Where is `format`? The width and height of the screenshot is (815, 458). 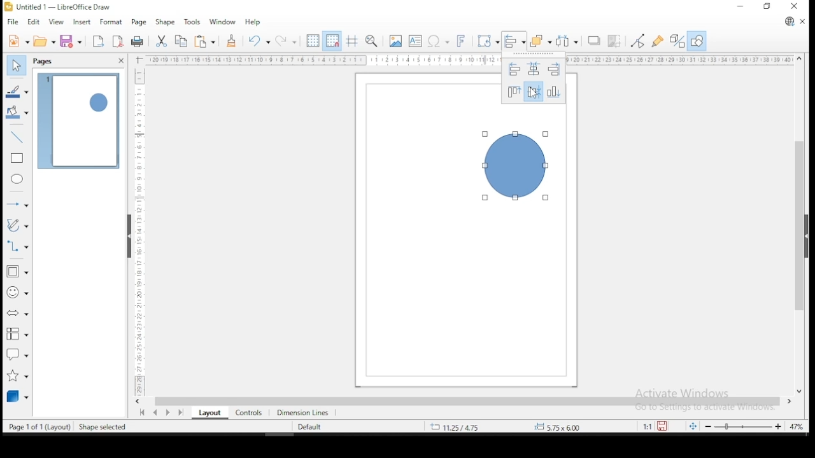
format is located at coordinates (110, 20).